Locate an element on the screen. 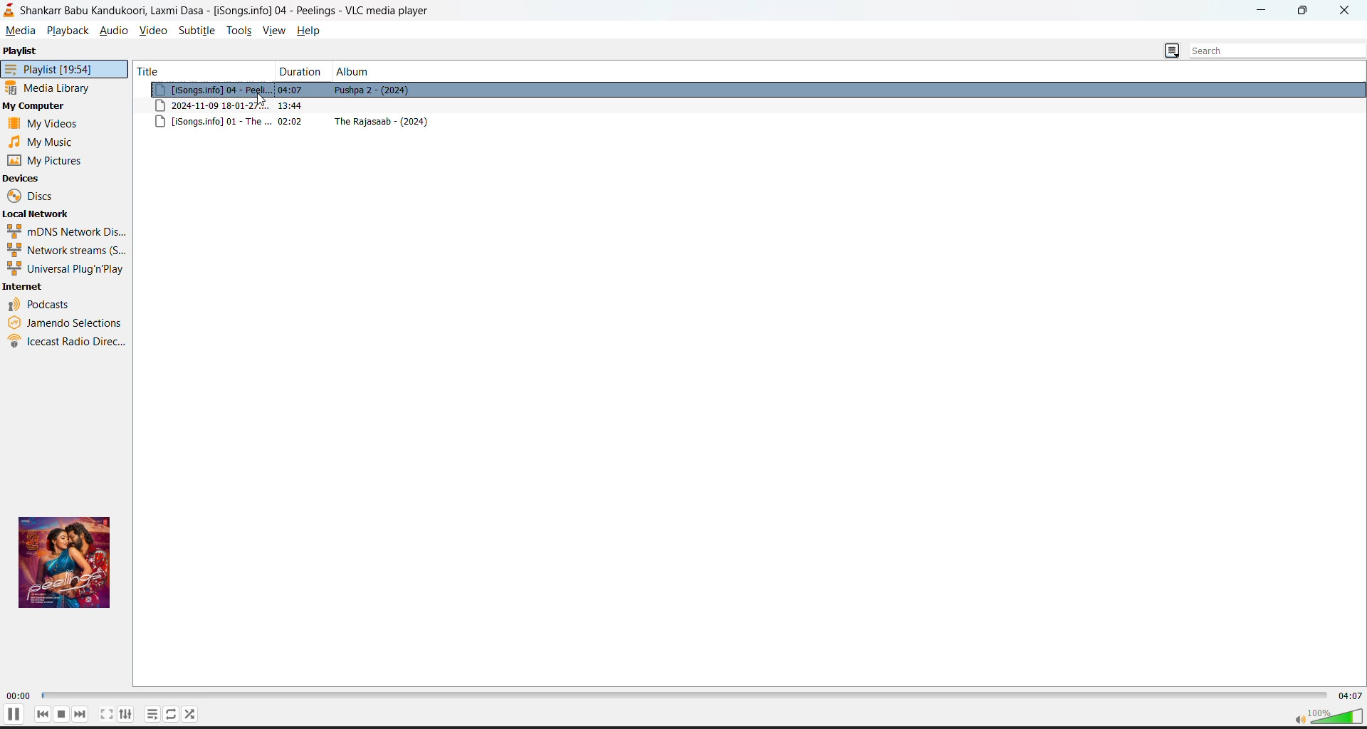 This screenshot has height=729, width=1367. minimize is located at coordinates (1267, 11).